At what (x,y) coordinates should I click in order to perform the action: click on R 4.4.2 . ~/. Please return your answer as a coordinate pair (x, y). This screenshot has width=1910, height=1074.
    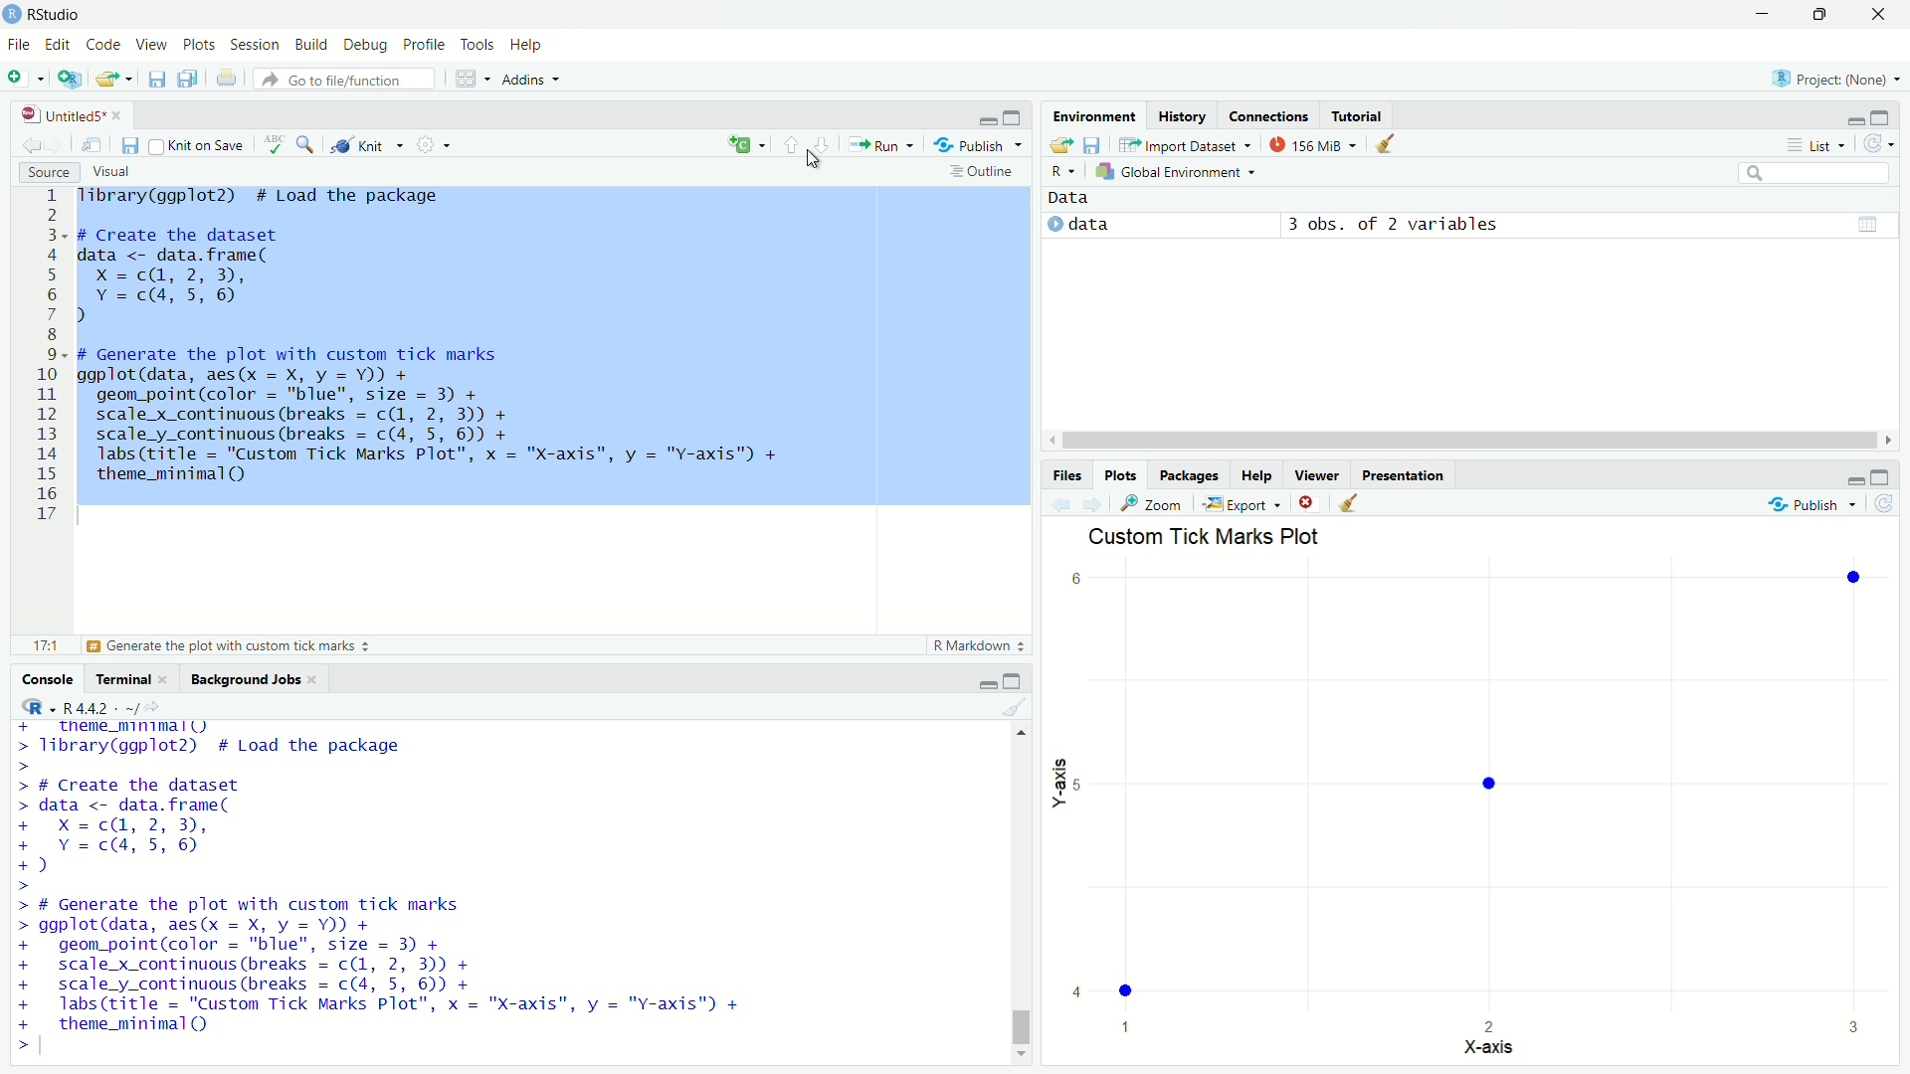
    Looking at the image, I should click on (103, 707).